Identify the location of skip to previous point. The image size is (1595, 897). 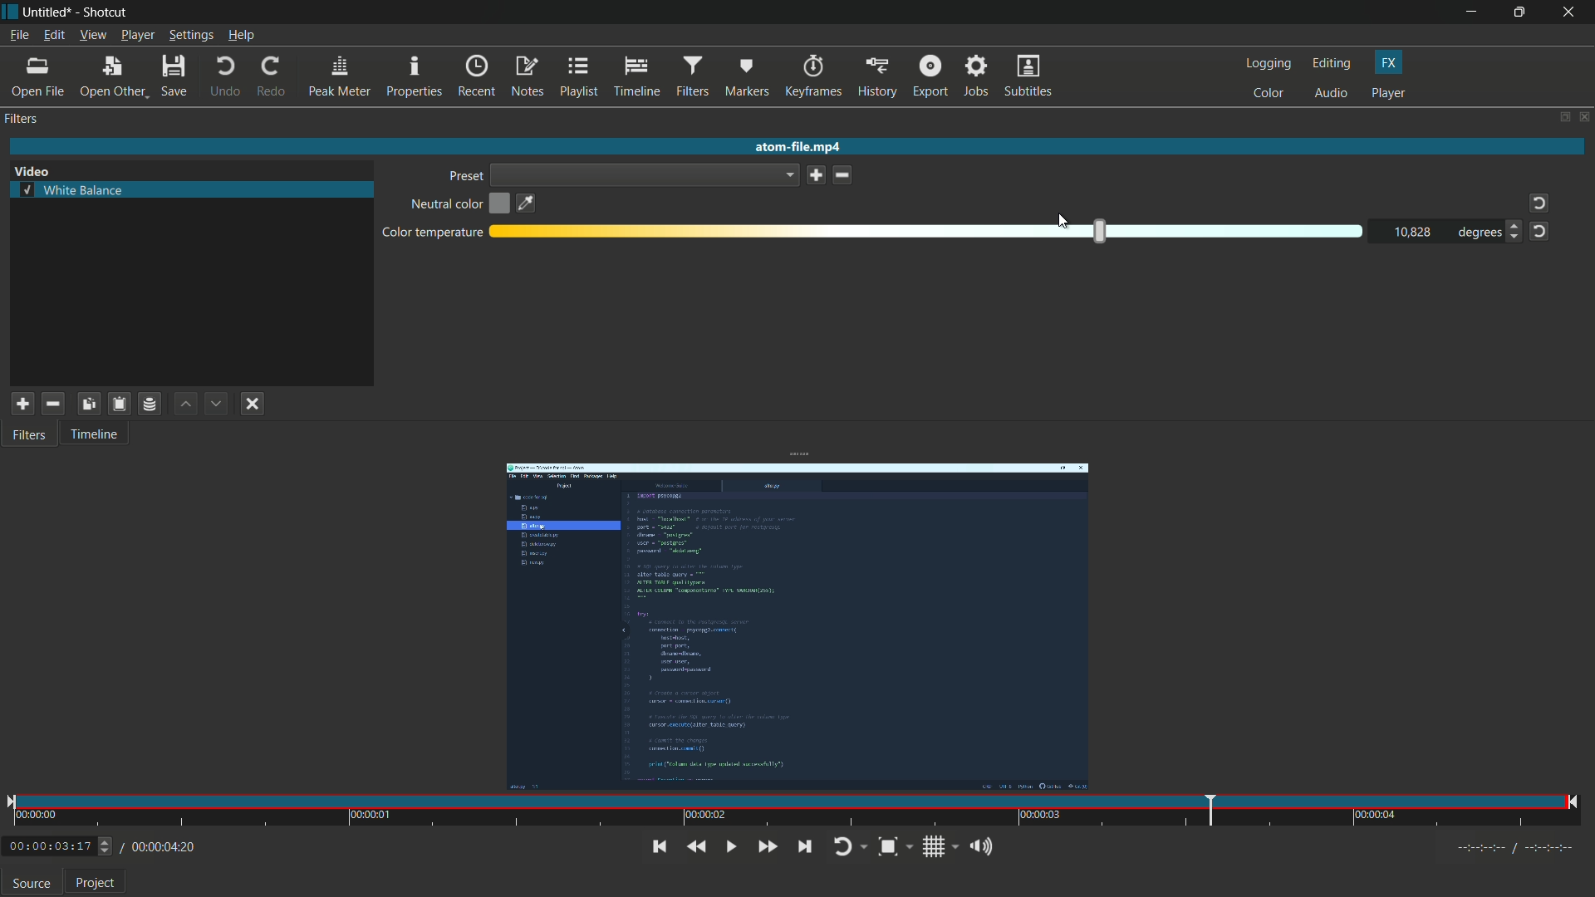
(656, 846).